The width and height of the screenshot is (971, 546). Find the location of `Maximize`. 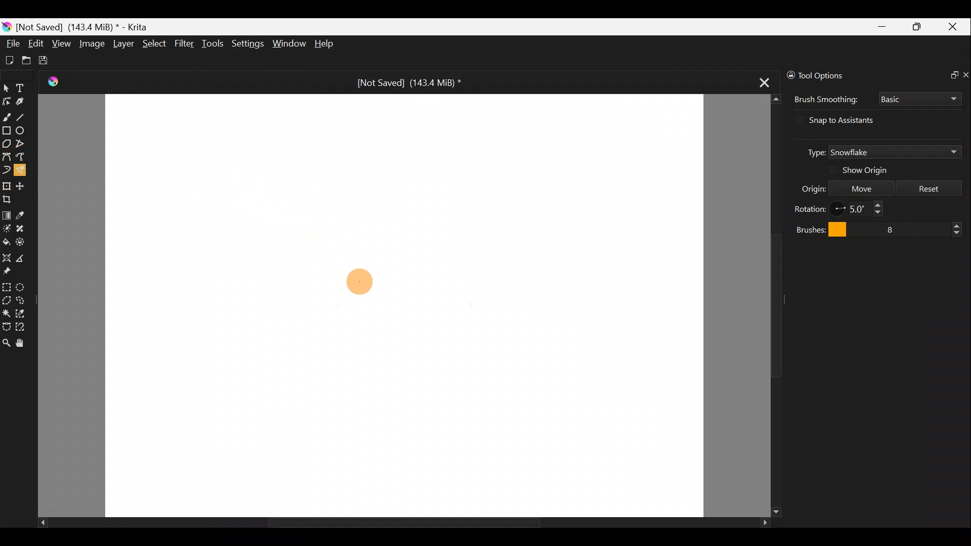

Maximize is located at coordinates (918, 26).